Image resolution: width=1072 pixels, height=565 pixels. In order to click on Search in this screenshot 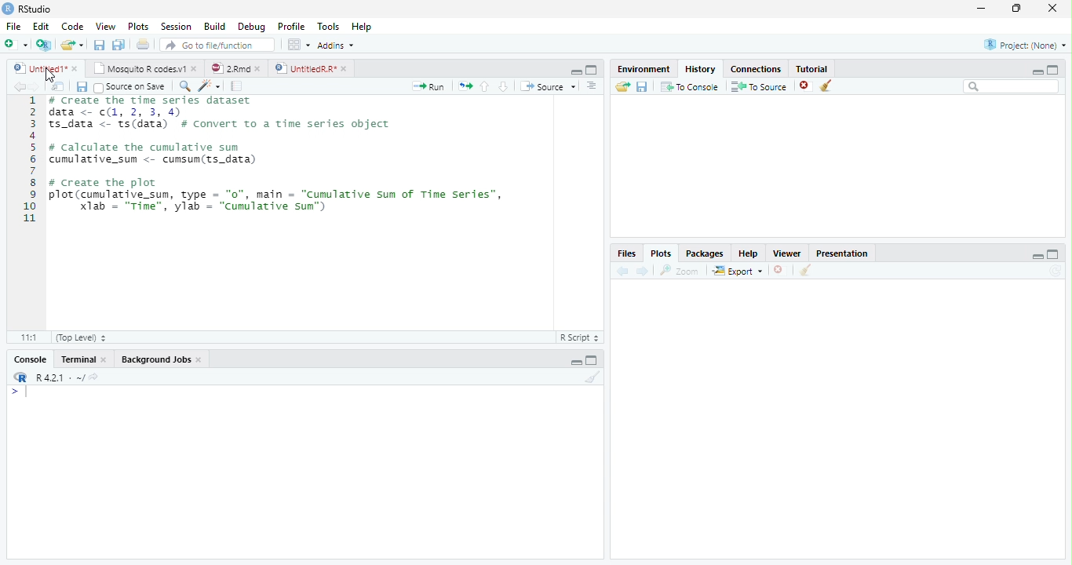, I will do `click(1010, 87)`.